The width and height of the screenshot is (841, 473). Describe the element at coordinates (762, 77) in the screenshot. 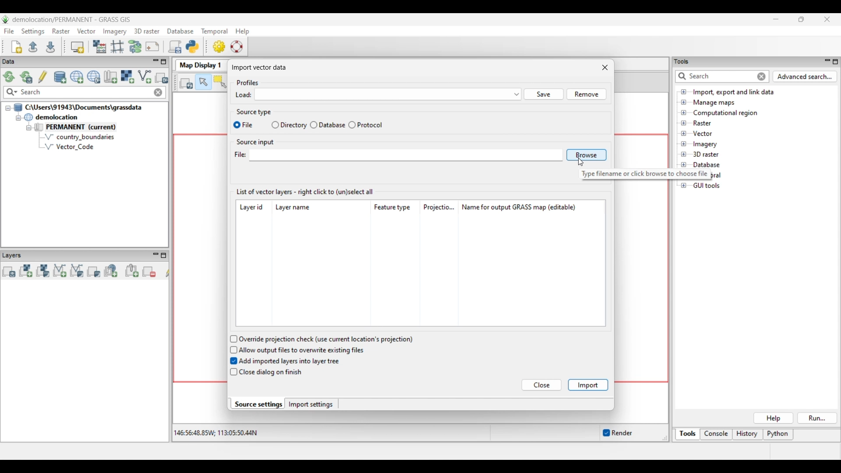

I see `Close input for quick search` at that location.